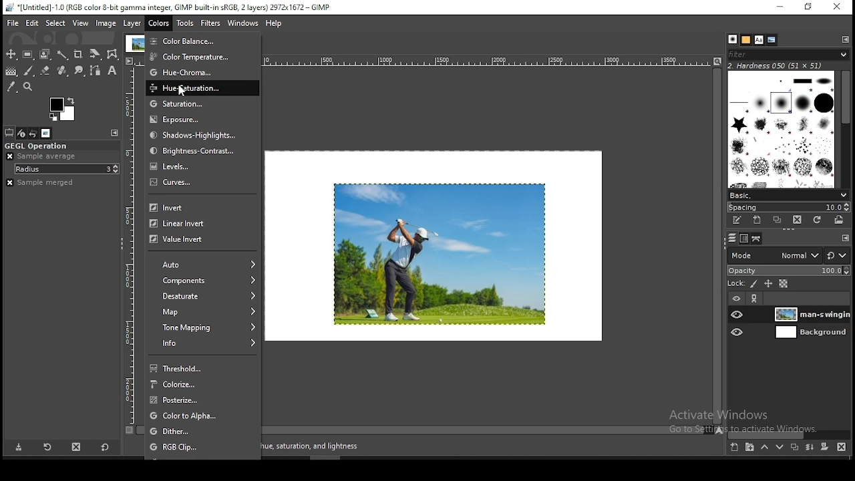 The image size is (855, 481). Describe the element at coordinates (810, 448) in the screenshot. I see `merge layer` at that location.